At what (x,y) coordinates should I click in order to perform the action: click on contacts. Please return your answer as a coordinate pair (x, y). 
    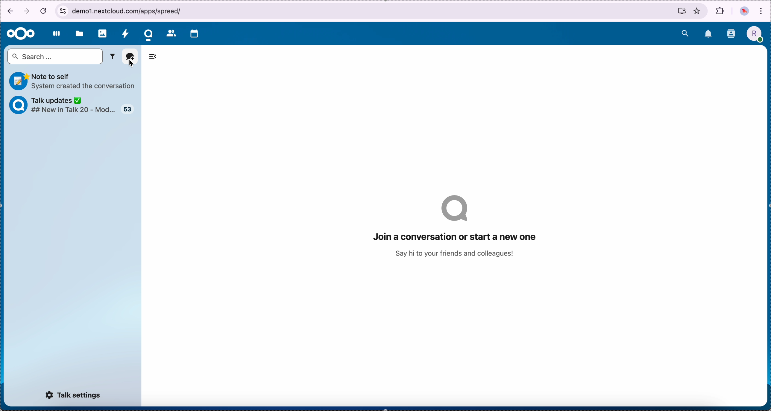
    Looking at the image, I should click on (731, 34).